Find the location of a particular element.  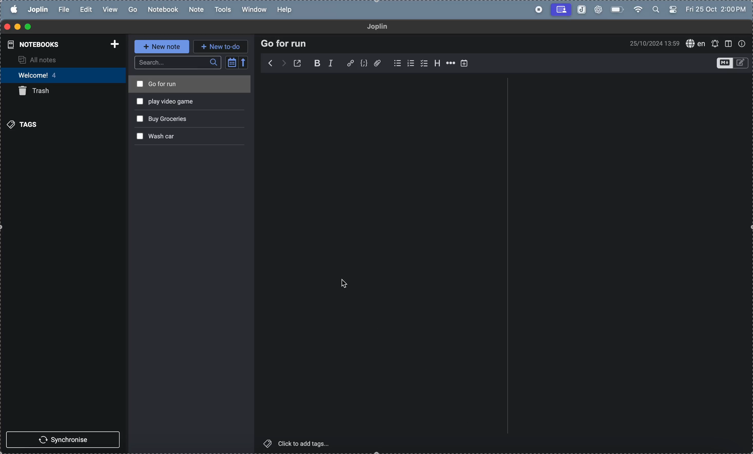

Search bar is located at coordinates (178, 62).